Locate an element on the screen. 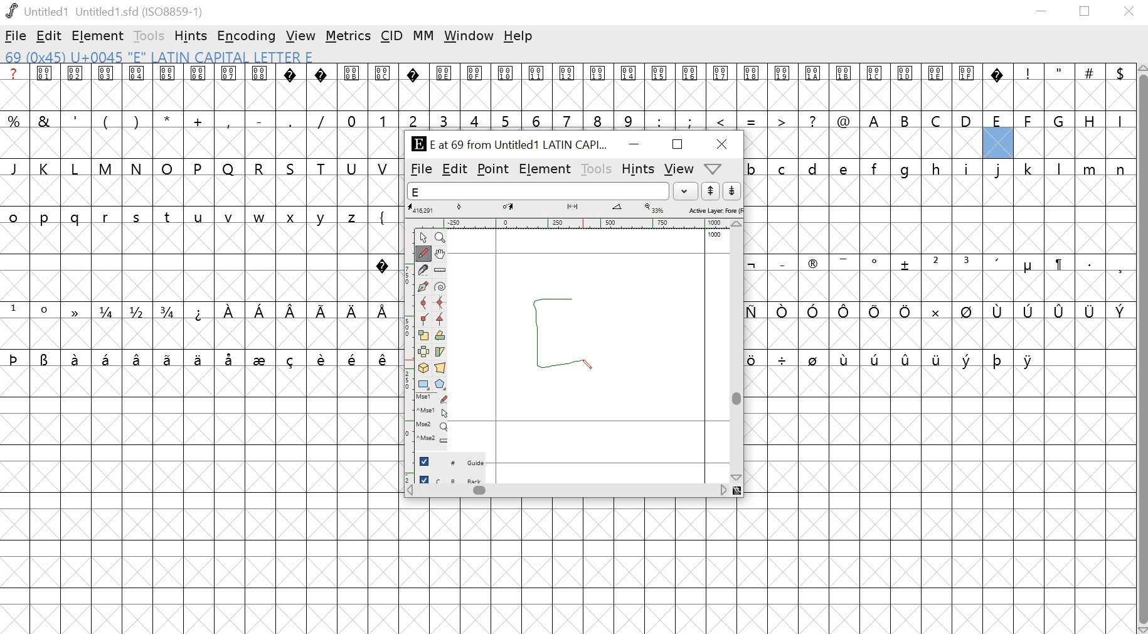 This screenshot has height=634, width=1148. vertical scrollbar is located at coordinates (1145, 347).